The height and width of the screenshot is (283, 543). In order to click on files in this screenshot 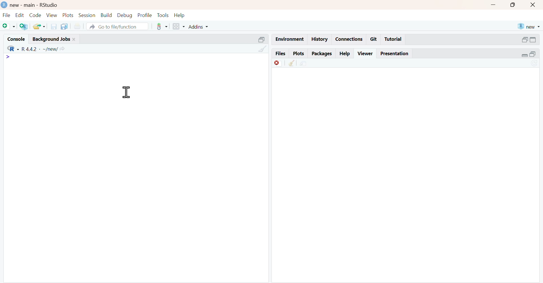, I will do `click(281, 53)`.